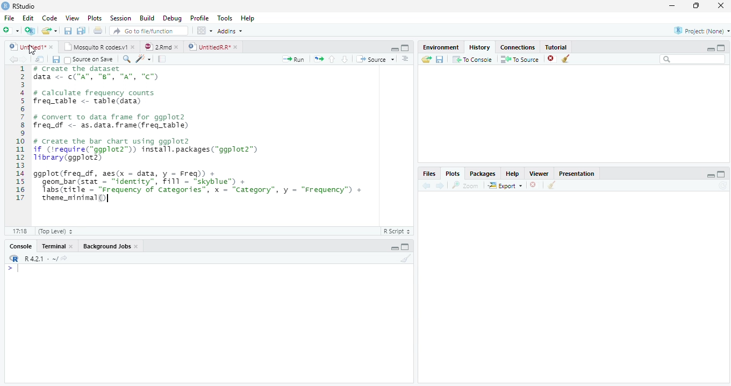 This screenshot has height=386, width=731. What do you see at coordinates (406, 248) in the screenshot?
I see `Maximize` at bounding box center [406, 248].